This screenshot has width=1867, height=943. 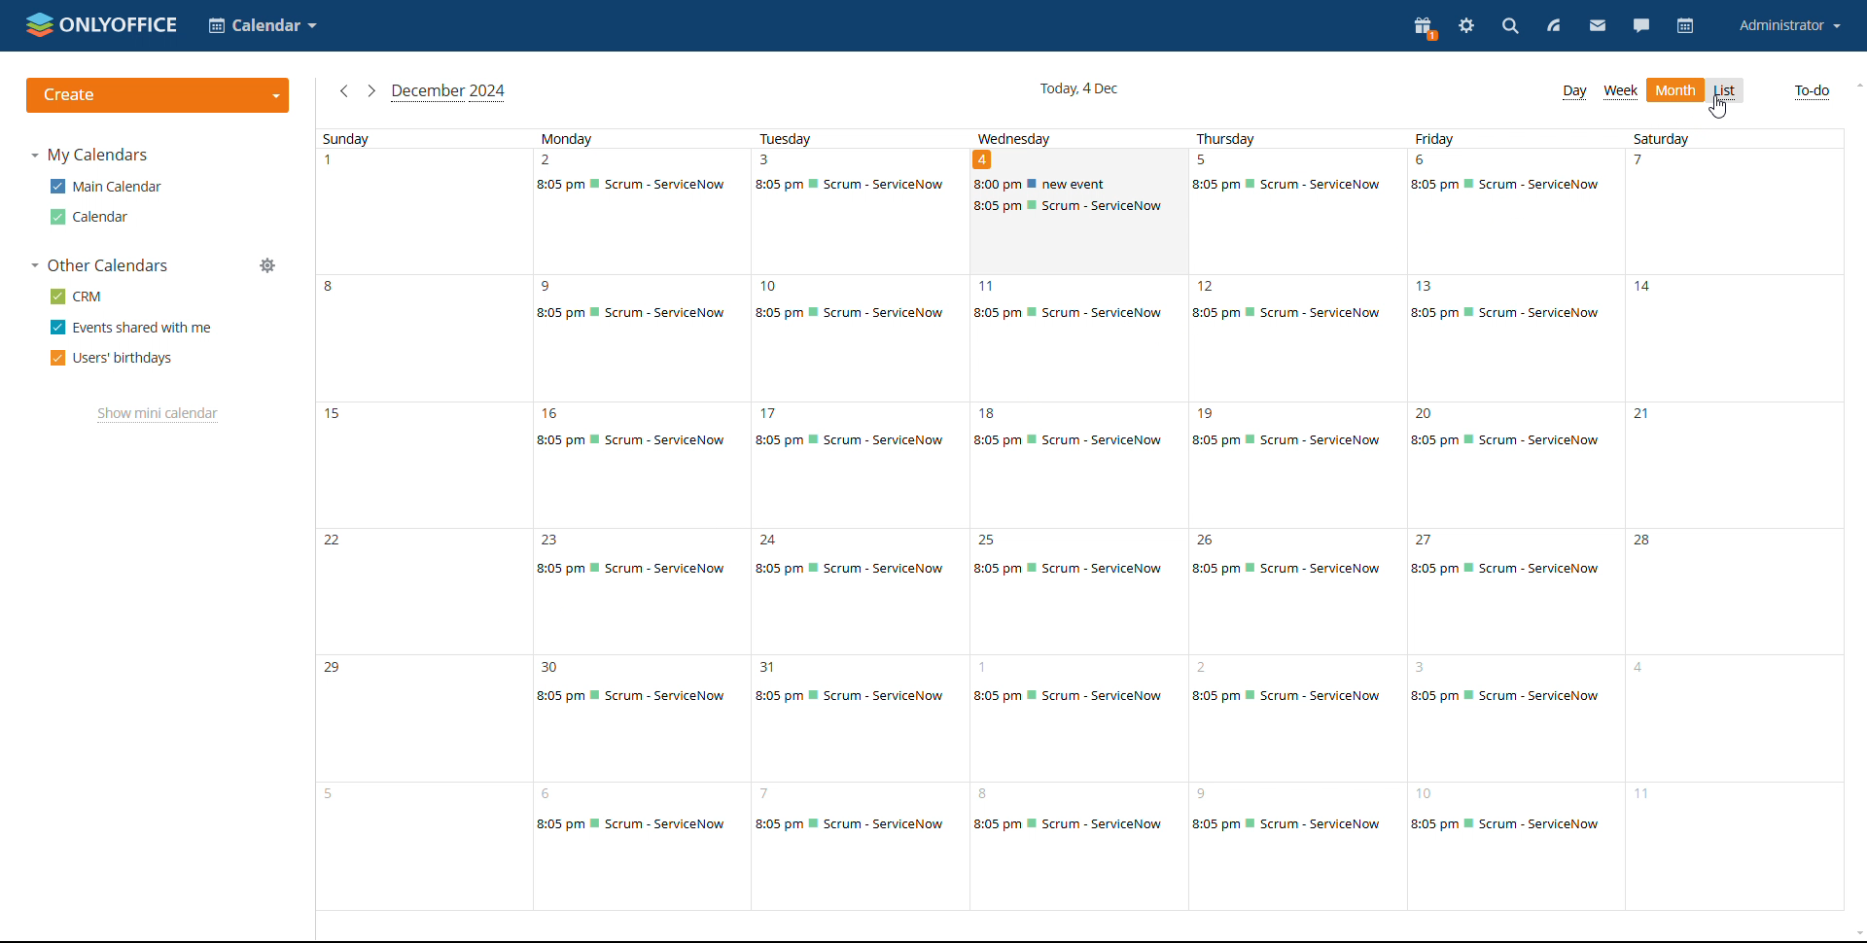 What do you see at coordinates (422, 530) in the screenshot?
I see `sunday` at bounding box center [422, 530].